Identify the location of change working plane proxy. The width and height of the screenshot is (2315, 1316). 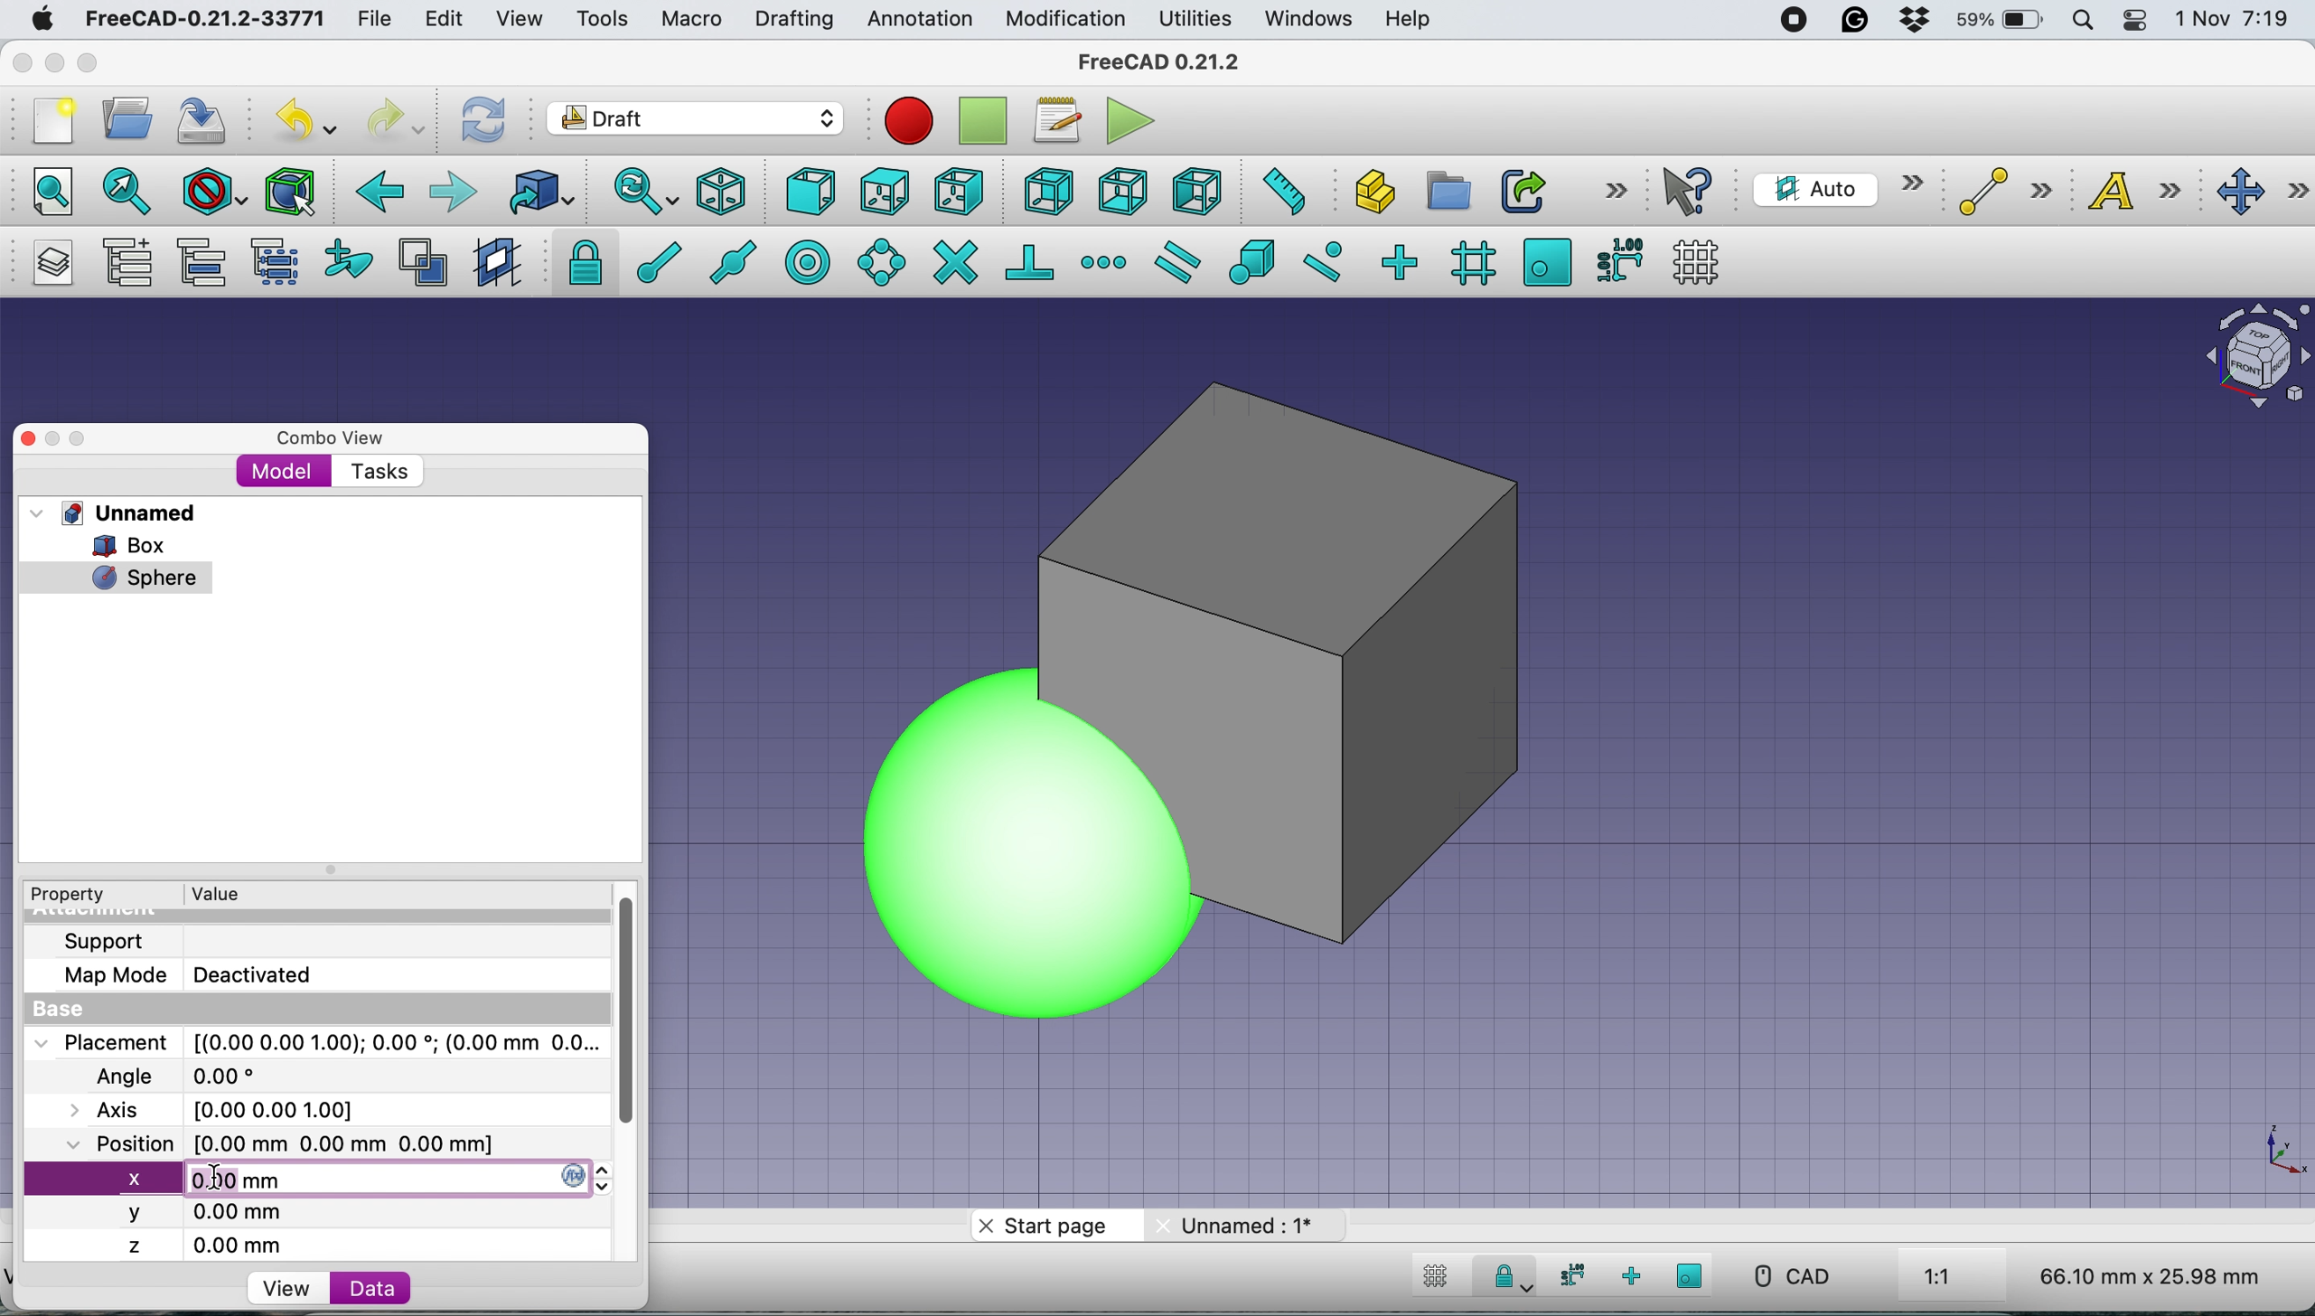
(494, 264).